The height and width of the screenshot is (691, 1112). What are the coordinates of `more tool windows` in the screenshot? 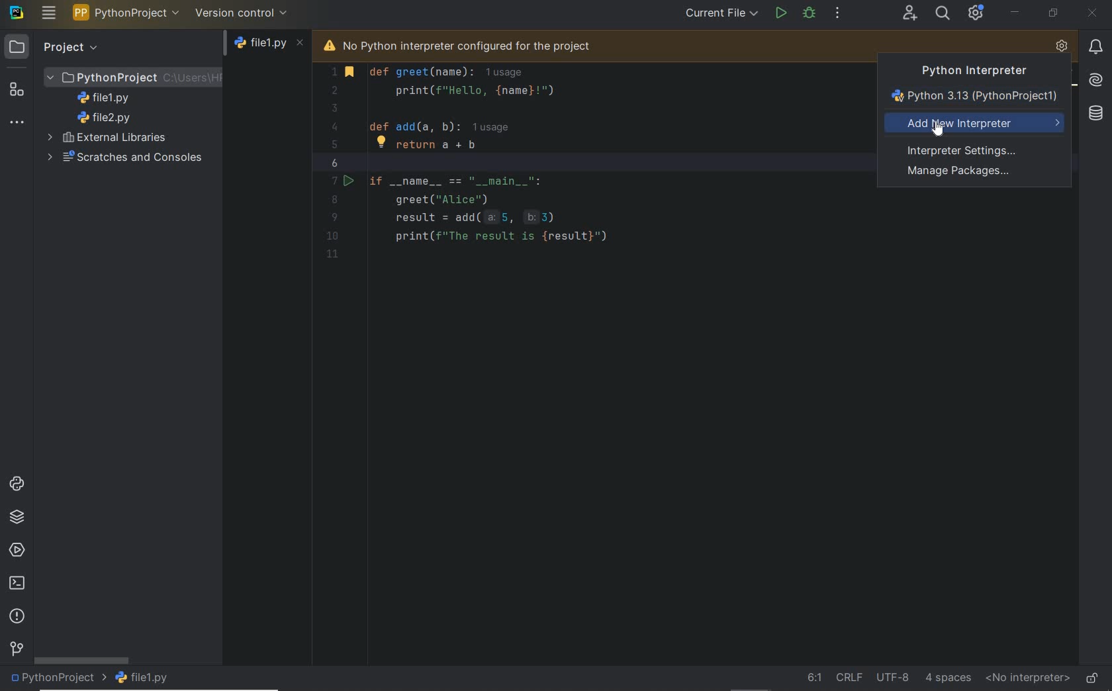 It's located at (17, 123).